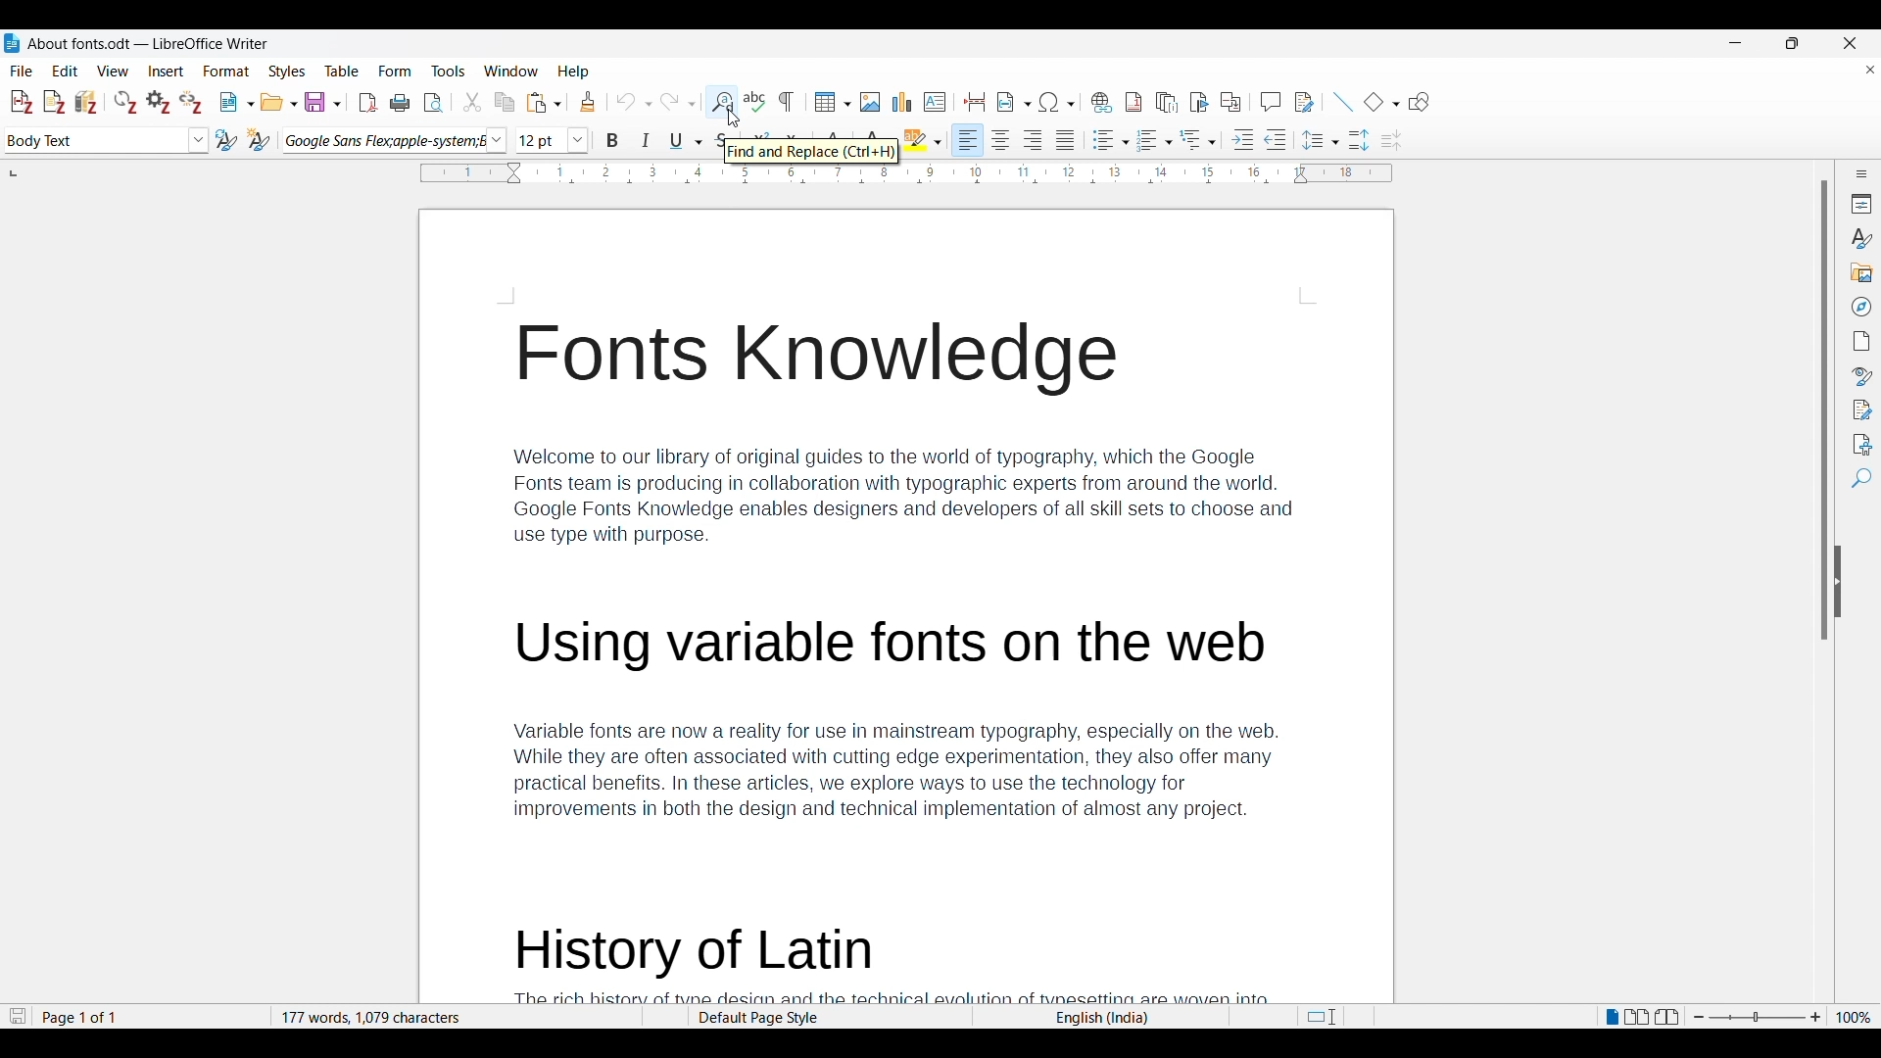 This screenshot has height=1058, width=1881. Describe the element at coordinates (288, 72) in the screenshot. I see `Styles menu` at that location.